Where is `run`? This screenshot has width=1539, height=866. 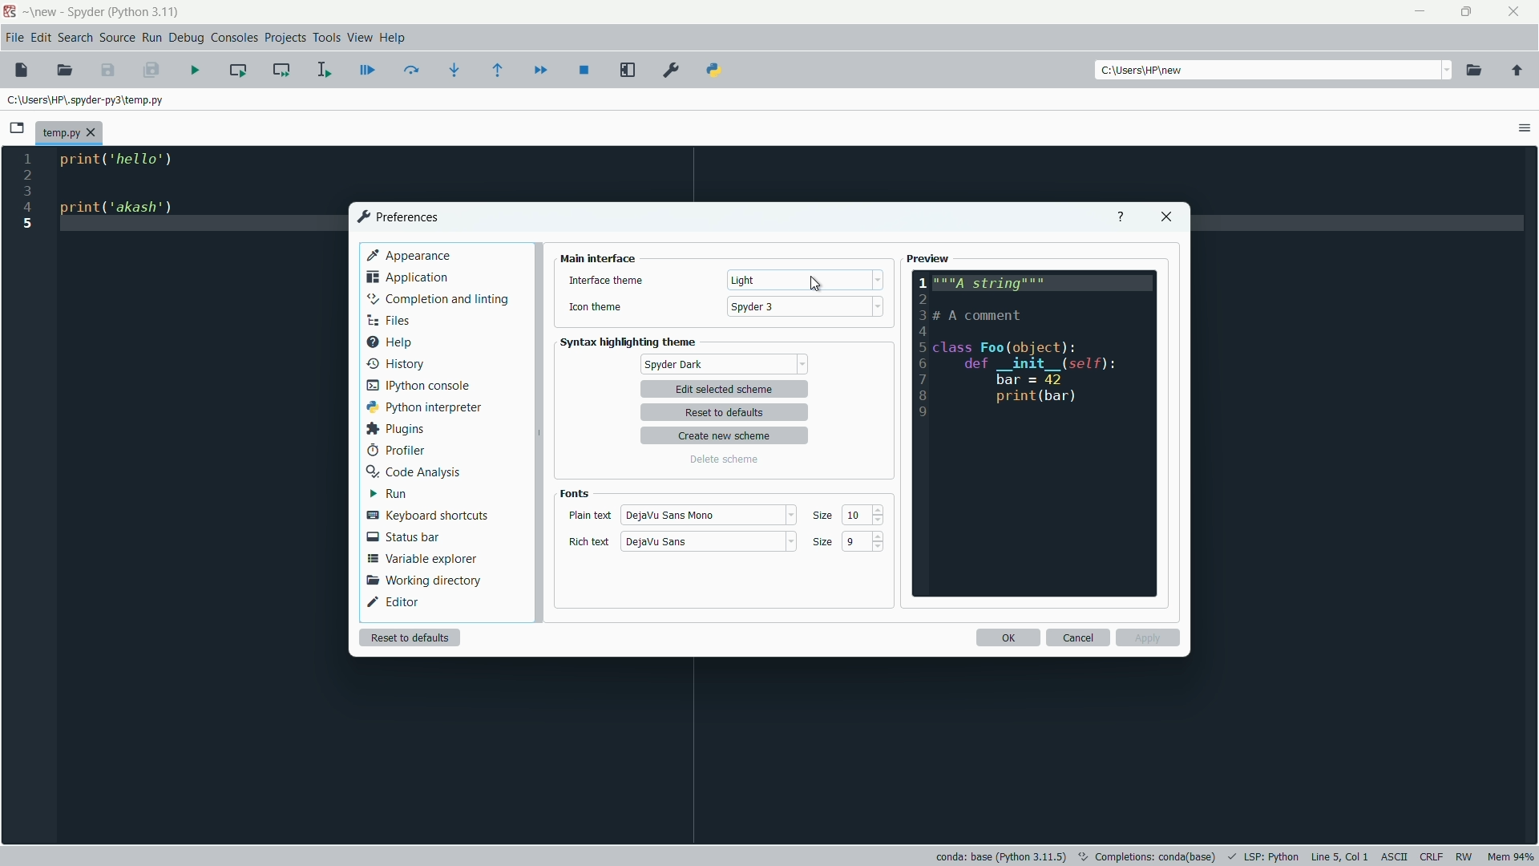 run is located at coordinates (386, 494).